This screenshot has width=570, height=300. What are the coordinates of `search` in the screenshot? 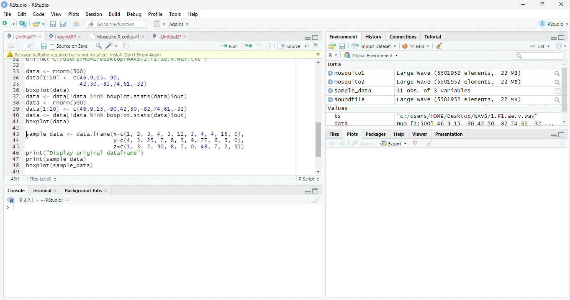 It's located at (557, 100).